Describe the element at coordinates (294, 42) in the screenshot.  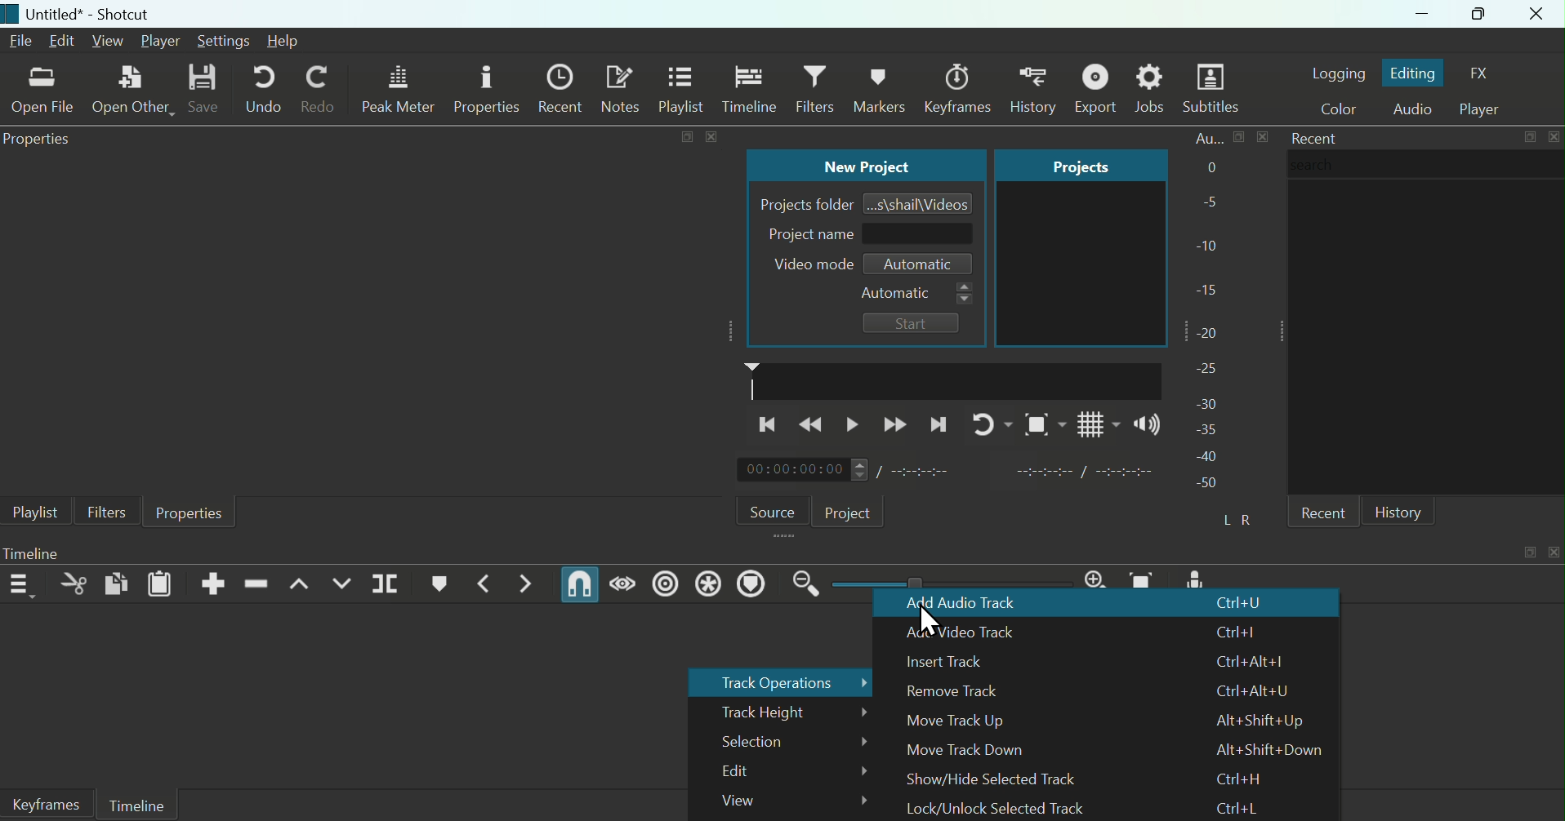
I see `Help` at that location.